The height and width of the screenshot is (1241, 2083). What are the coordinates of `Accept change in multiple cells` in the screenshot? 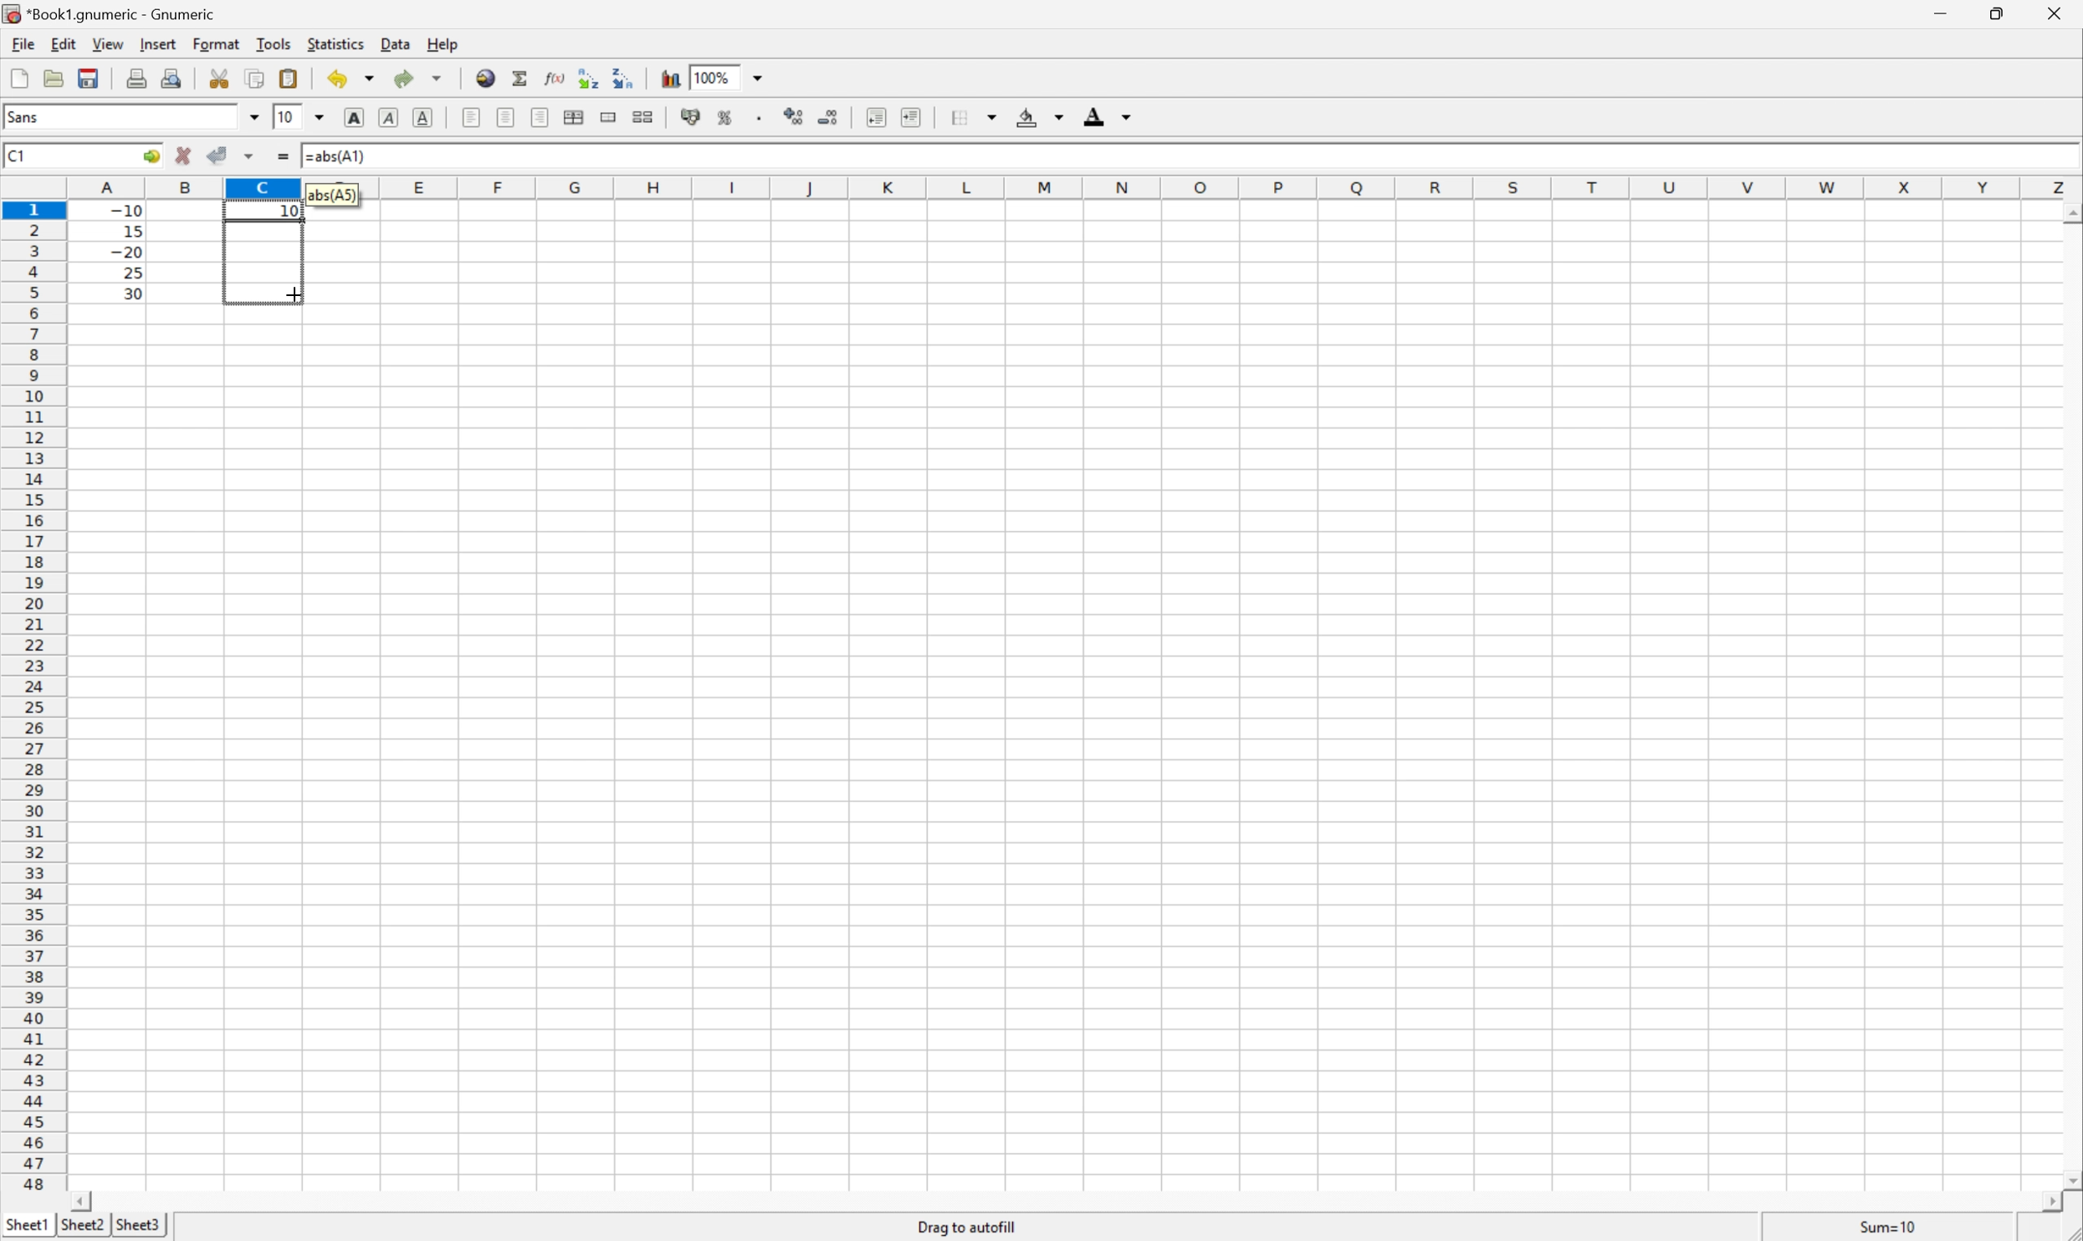 It's located at (253, 156).